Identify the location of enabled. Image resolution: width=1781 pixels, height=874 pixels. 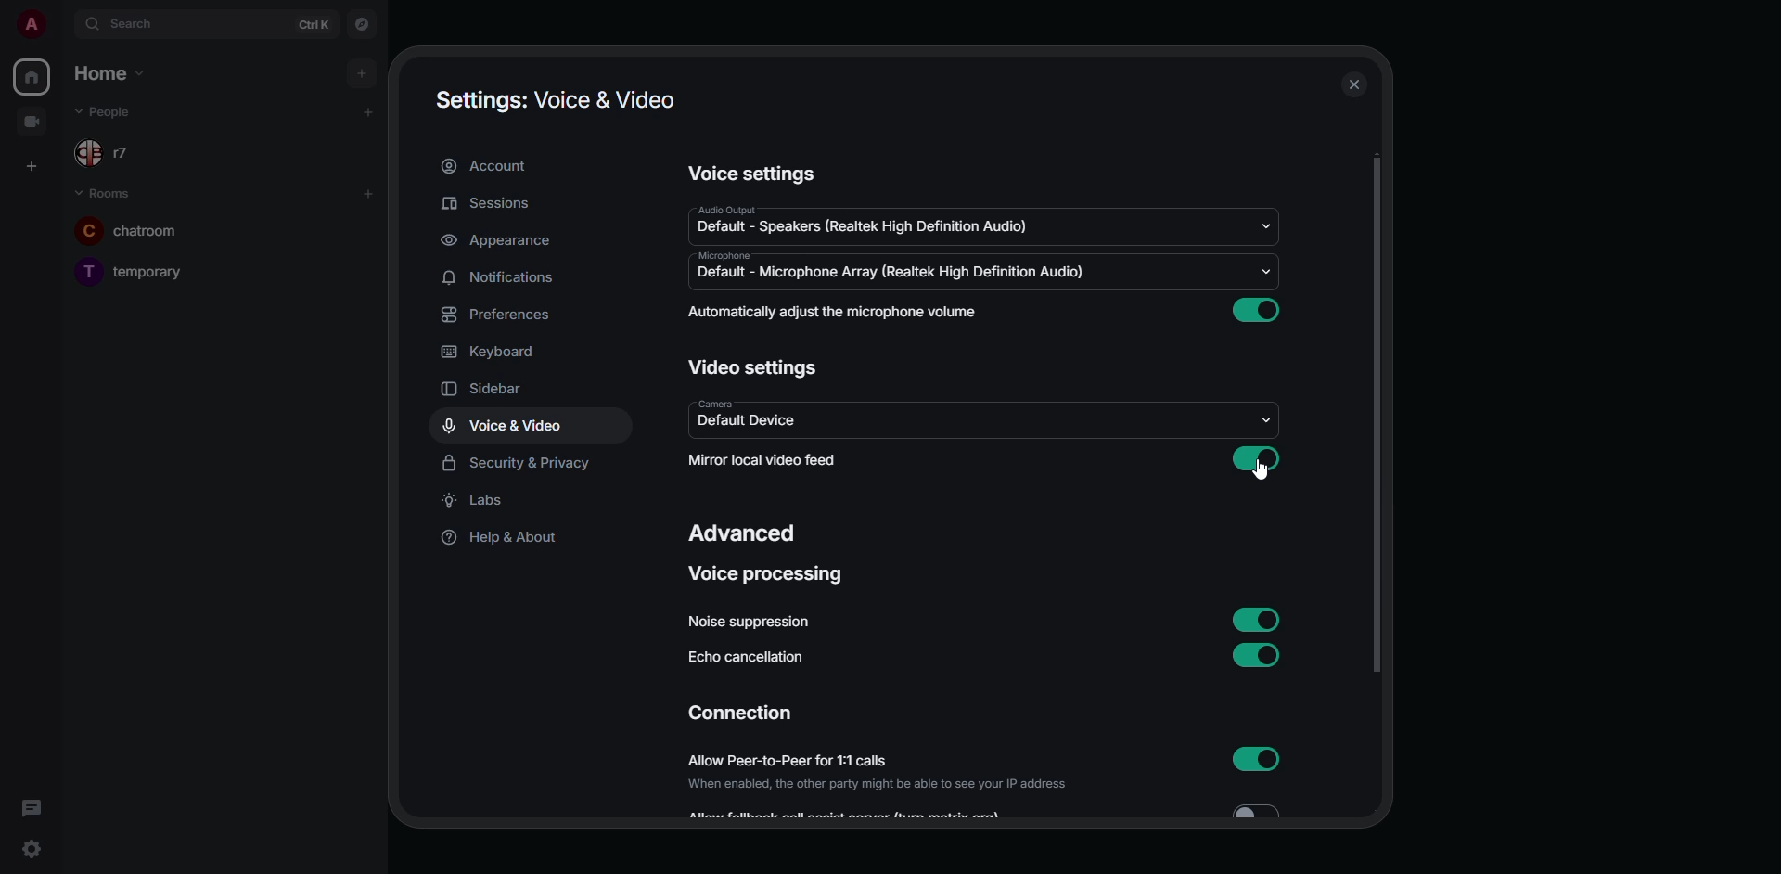
(1255, 619).